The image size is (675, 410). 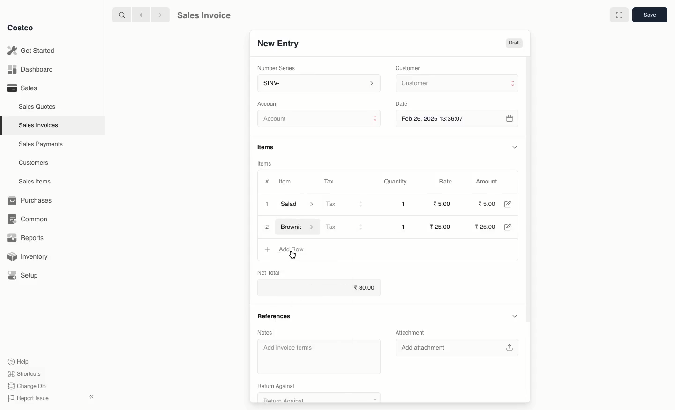 I want to click on Add, so click(x=267, y=250).